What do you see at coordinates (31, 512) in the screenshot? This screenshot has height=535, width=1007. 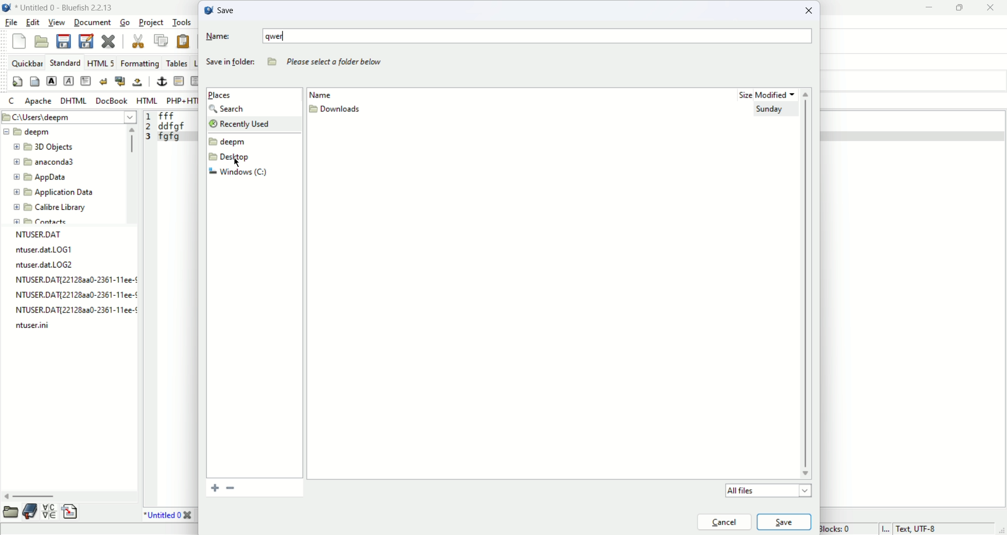 I see `bookmark` at bounding box center [31, 512].